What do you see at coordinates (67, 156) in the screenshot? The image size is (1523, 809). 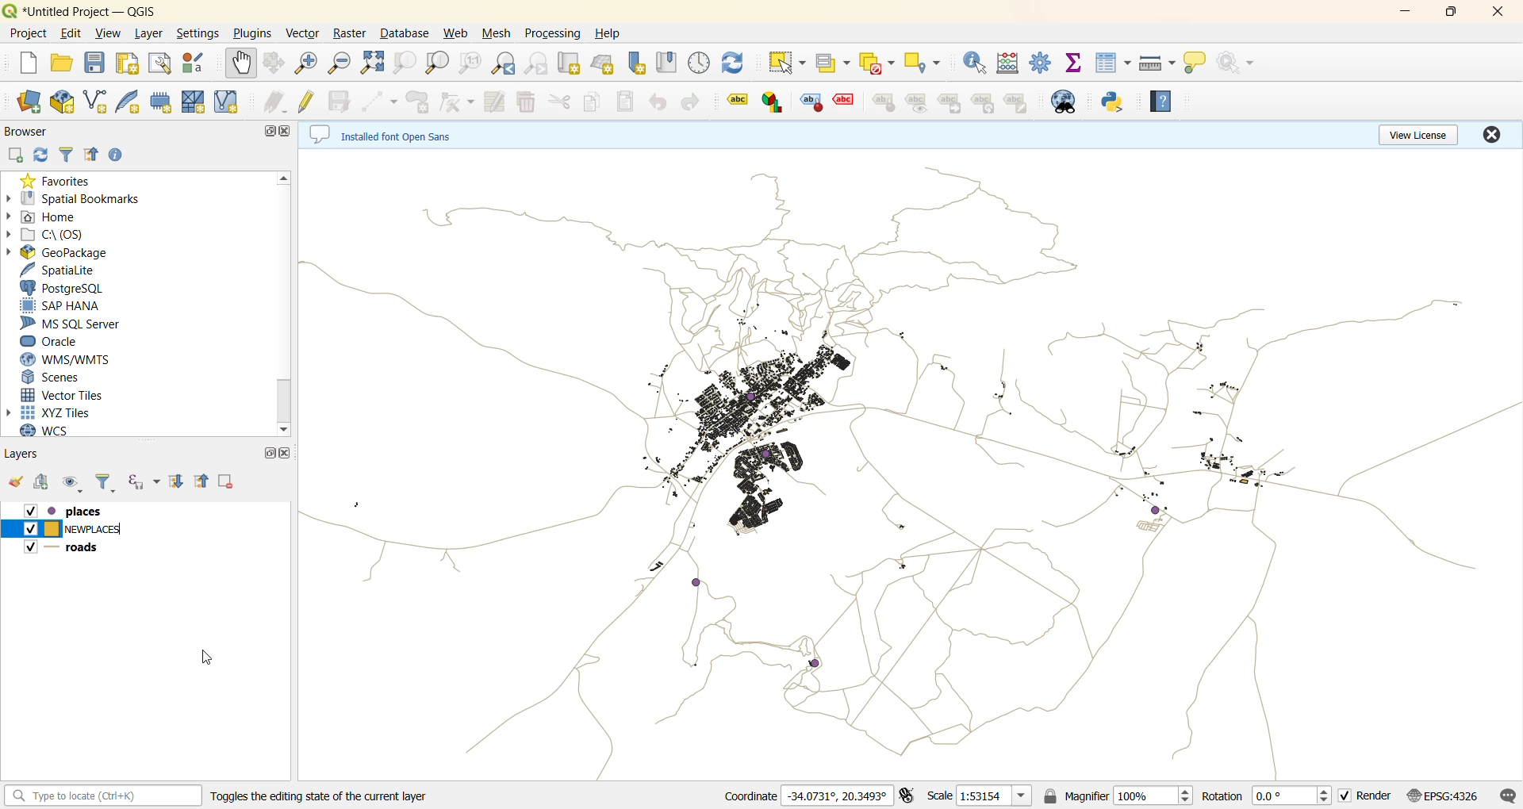 I see `filter` at bounding box center [67, 156].